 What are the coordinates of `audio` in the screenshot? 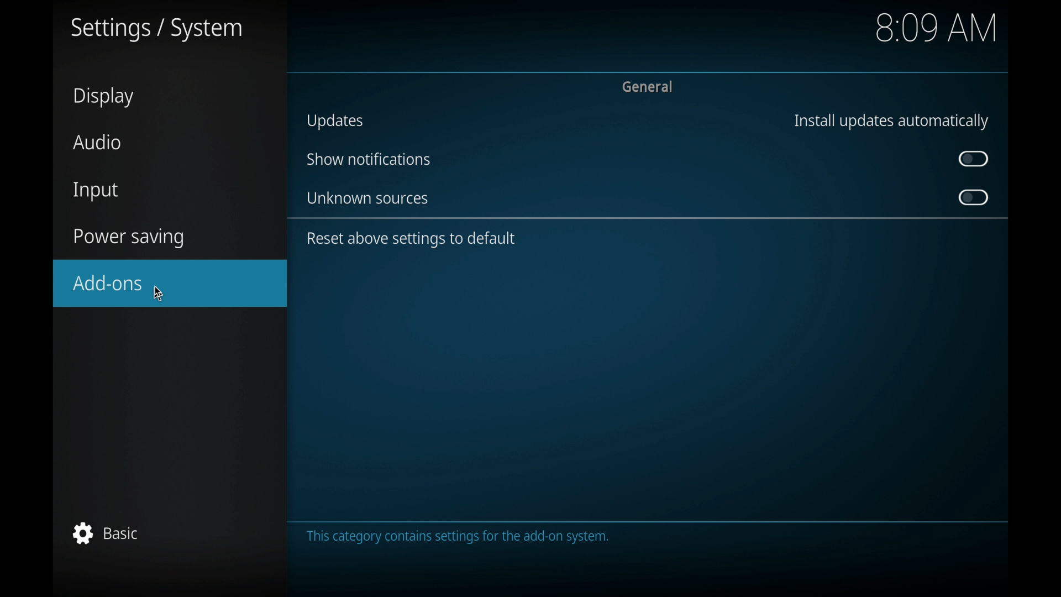 It's located at (98, 142).